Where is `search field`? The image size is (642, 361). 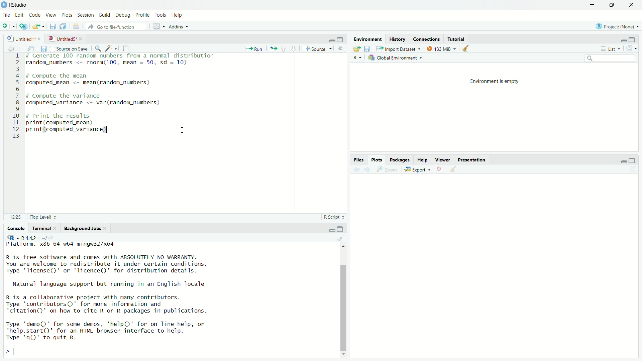 search field is located at coordinates (610, 59).